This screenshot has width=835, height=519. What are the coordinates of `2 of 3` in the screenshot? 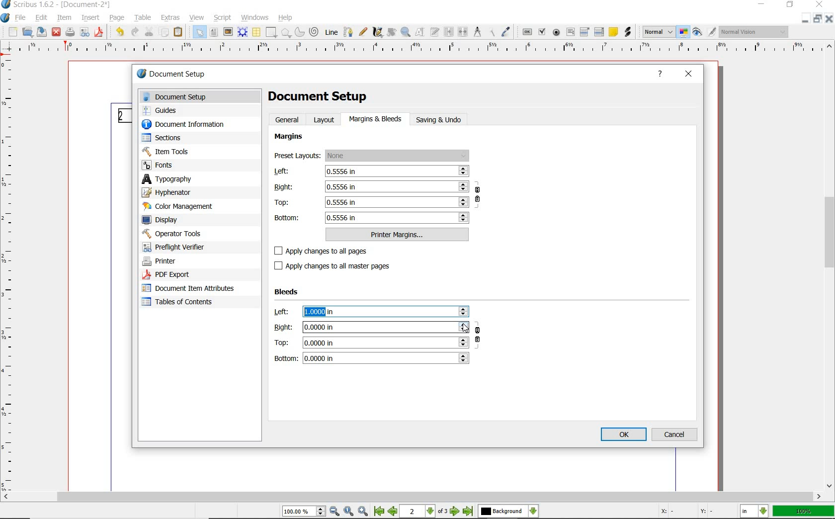 It's located at (425, 512).